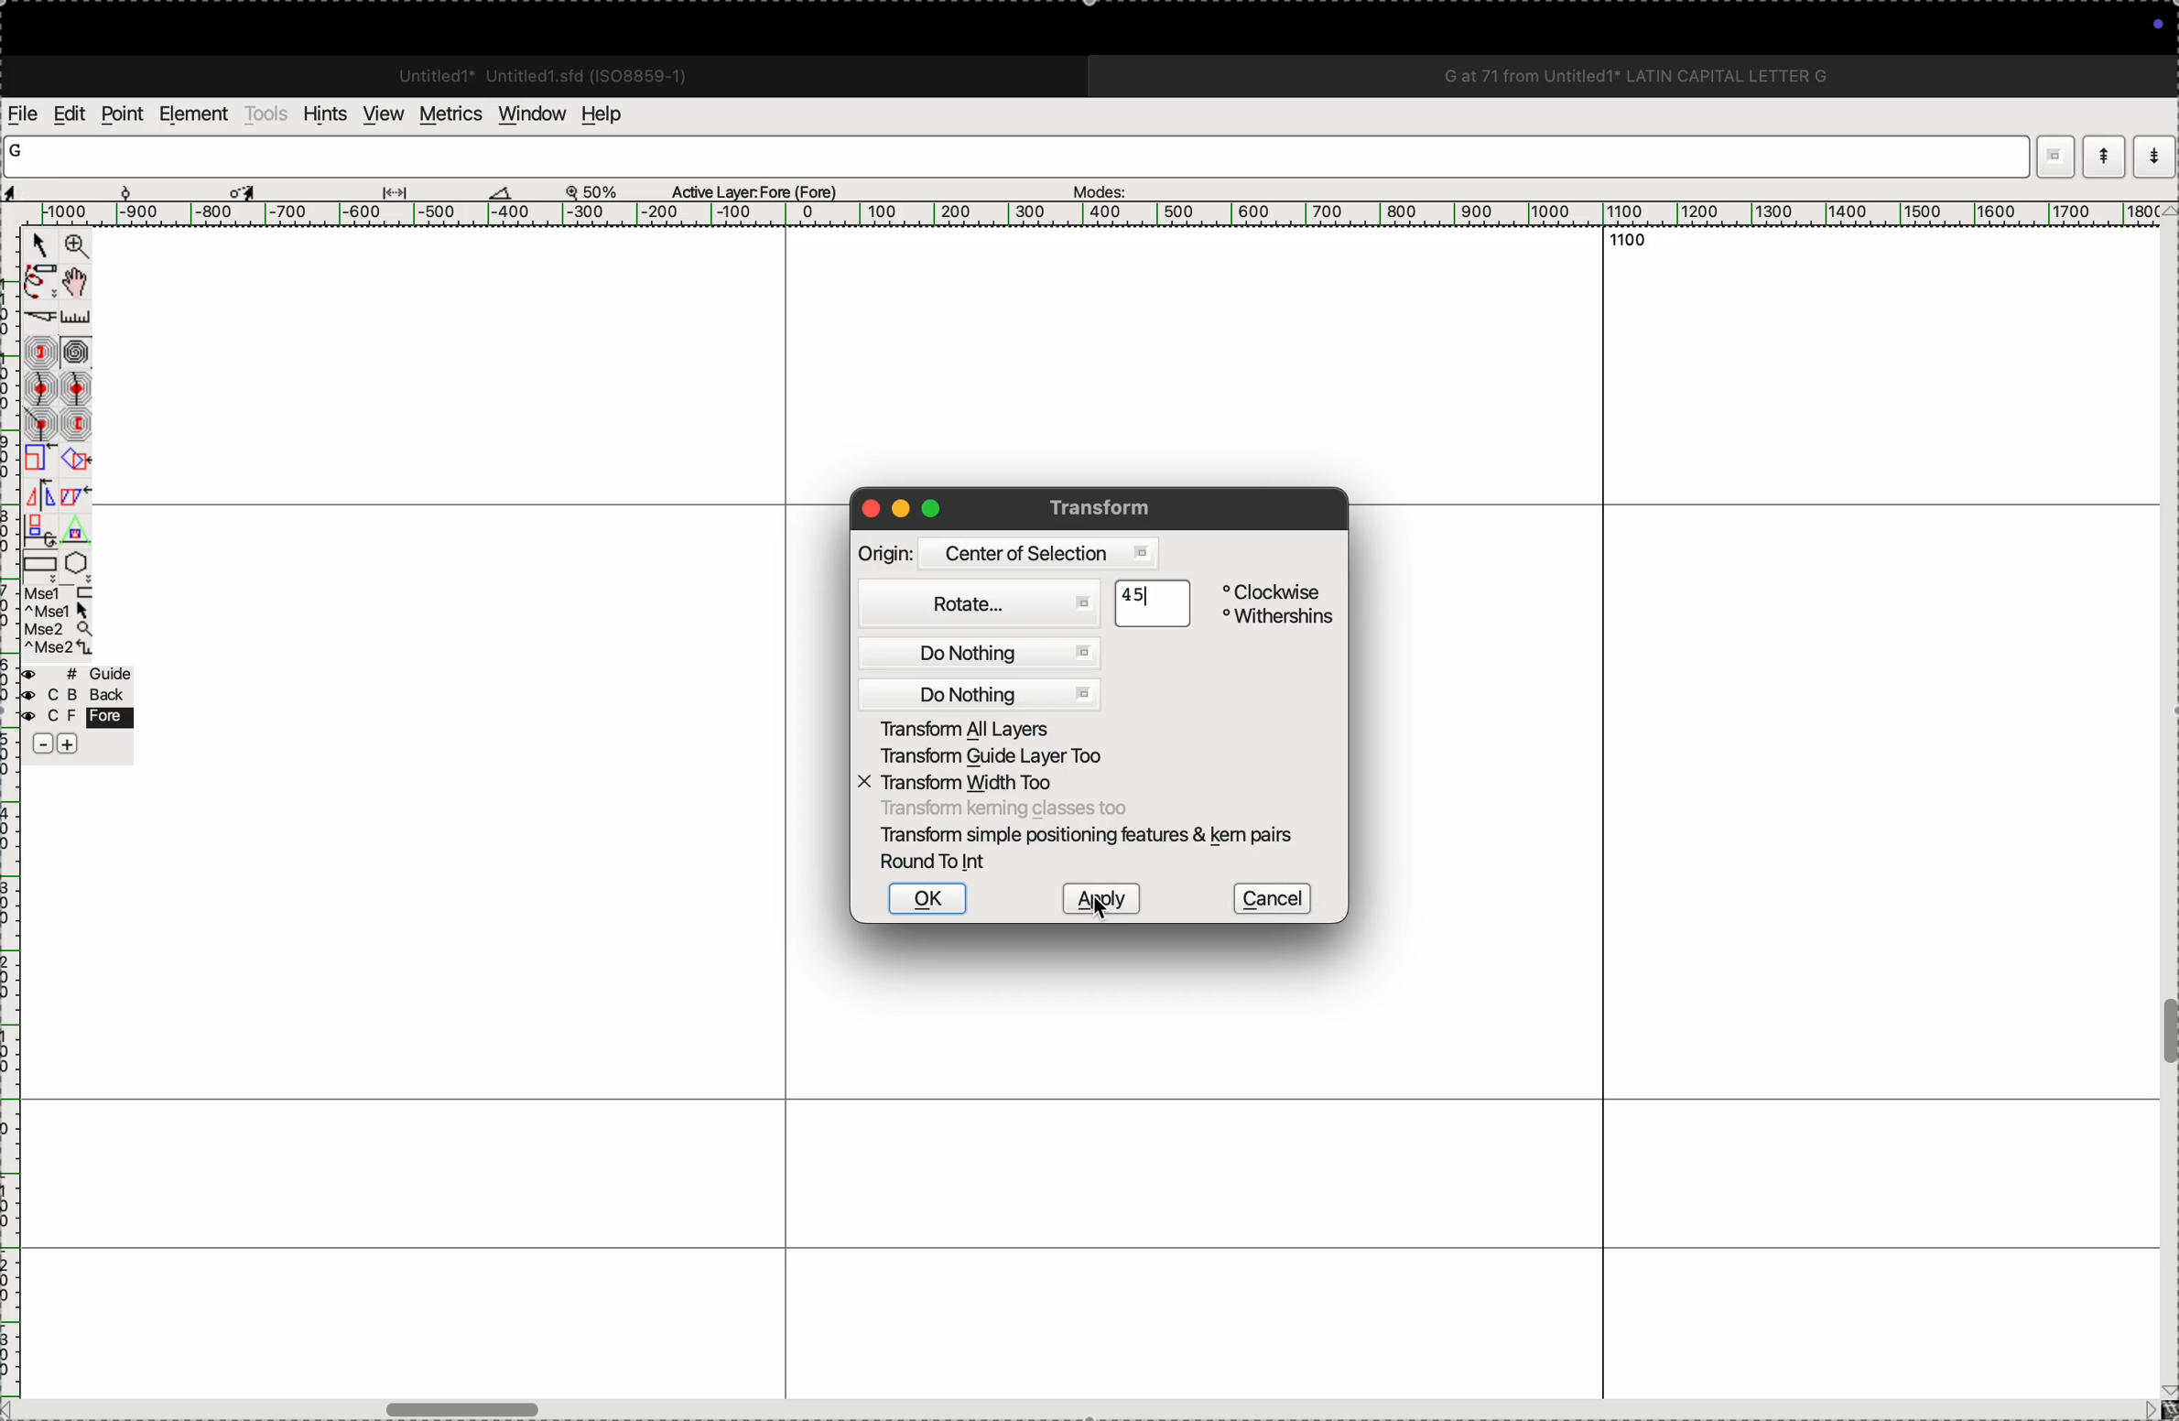 This screenshot has height=1421, width=2179. What do you see at coordinates (78, 562) in the screenshot?
I see `polygon/star` at bounding box center [78, 562].